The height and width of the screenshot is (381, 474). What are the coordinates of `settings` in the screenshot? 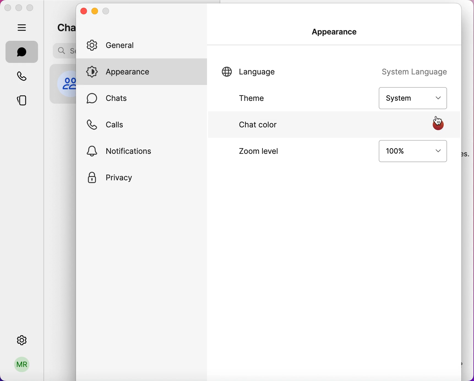 It's located at (23, 339).